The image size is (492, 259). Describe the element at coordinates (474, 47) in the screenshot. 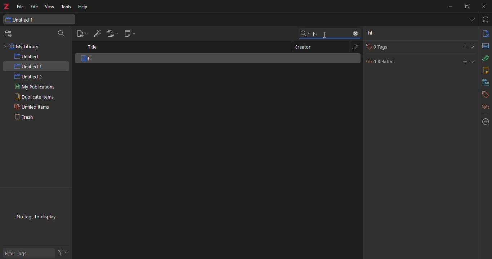

I see `expand` at that location.